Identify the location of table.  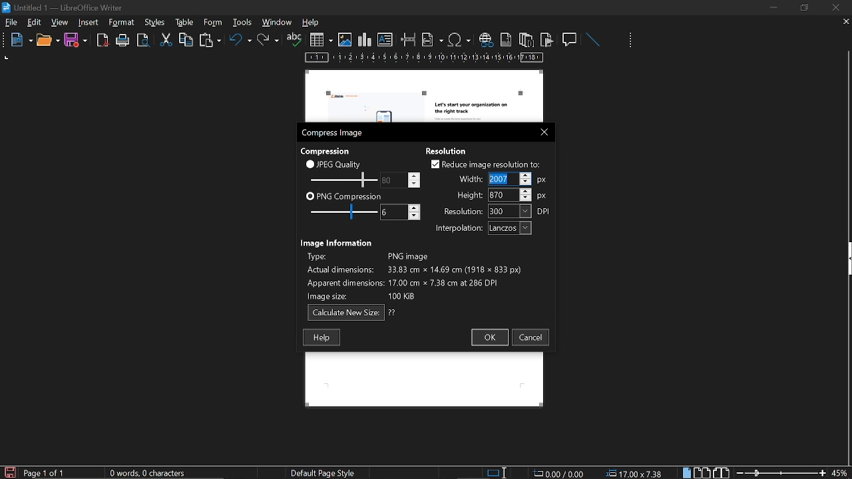
(212, 22).